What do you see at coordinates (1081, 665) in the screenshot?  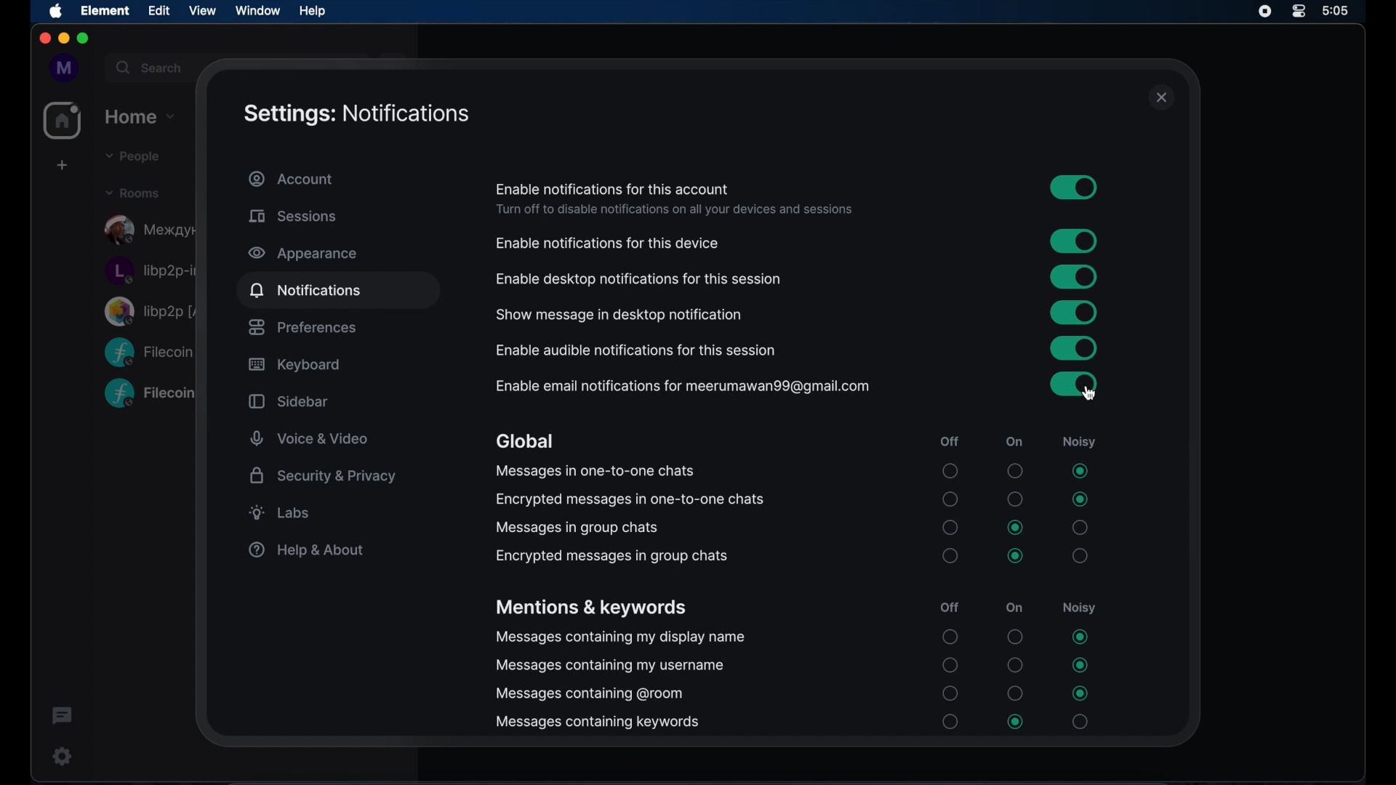 I see `radio button` at bounding box center [1081, 665].